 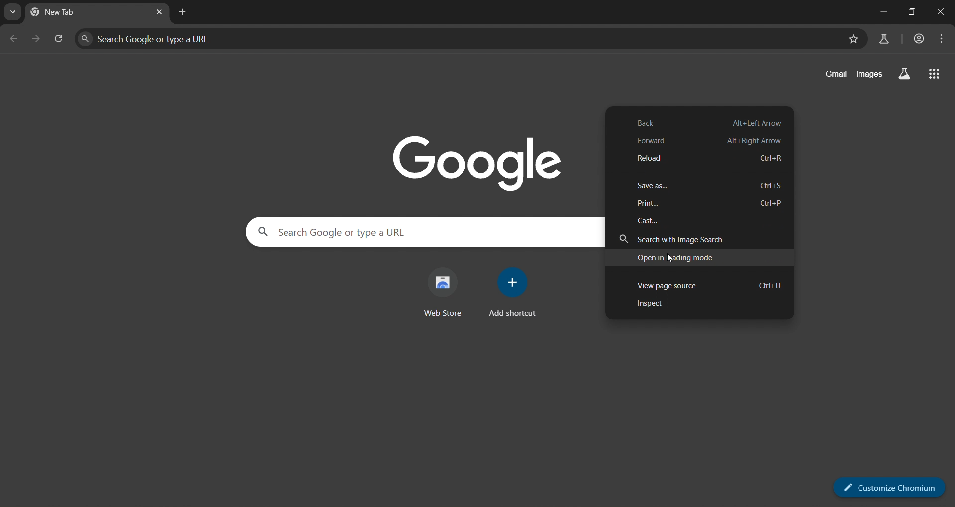 What do you see at coordinates (57, 37) in the screenshot?
I see `reload` at bounding box center [57, 37].